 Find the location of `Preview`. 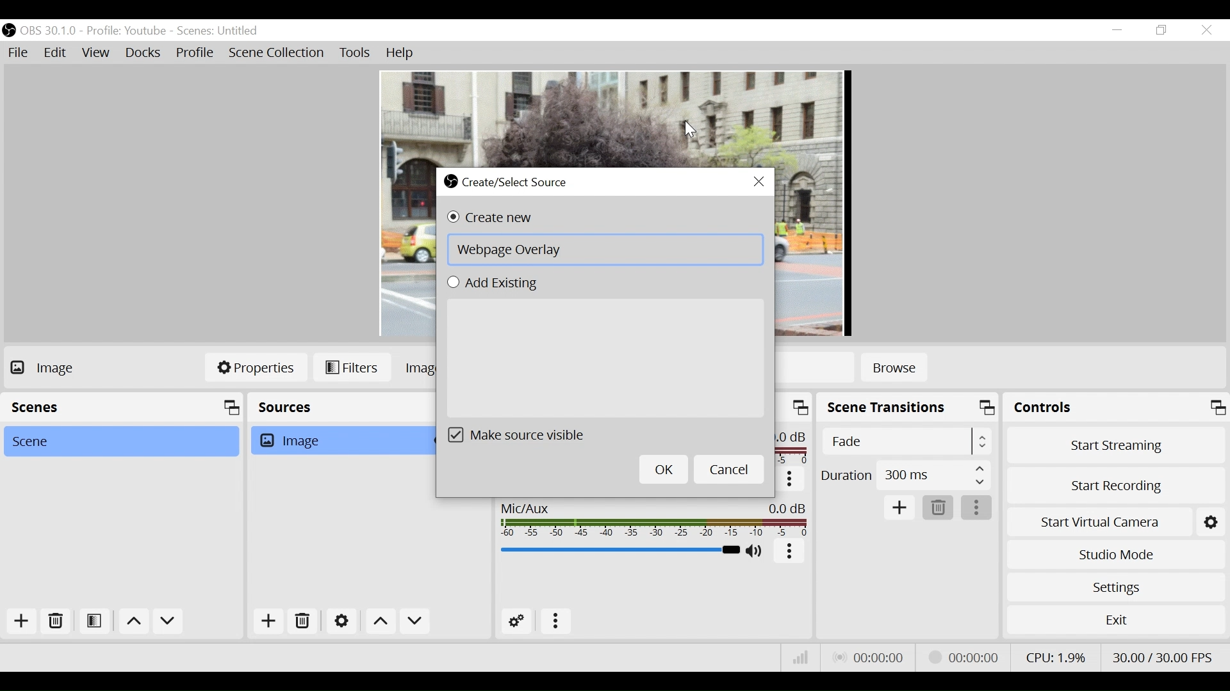

Preview is located at coordinates (613, 111).